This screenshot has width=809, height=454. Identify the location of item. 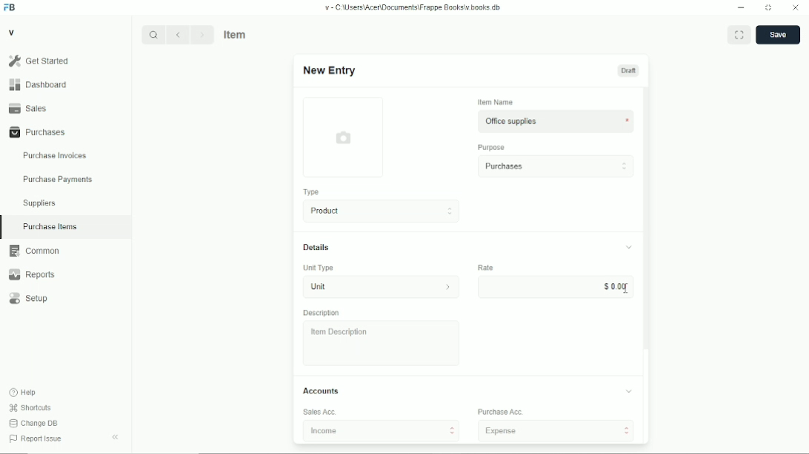
(236, 34).